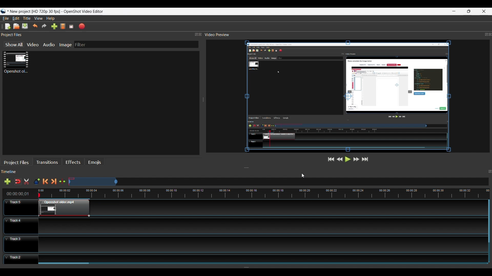 This screenshot has height=276, width=492. Describe the element at coordinates (489, 222) in the screenshot. I see `Vertical Scroll bar` at that location.